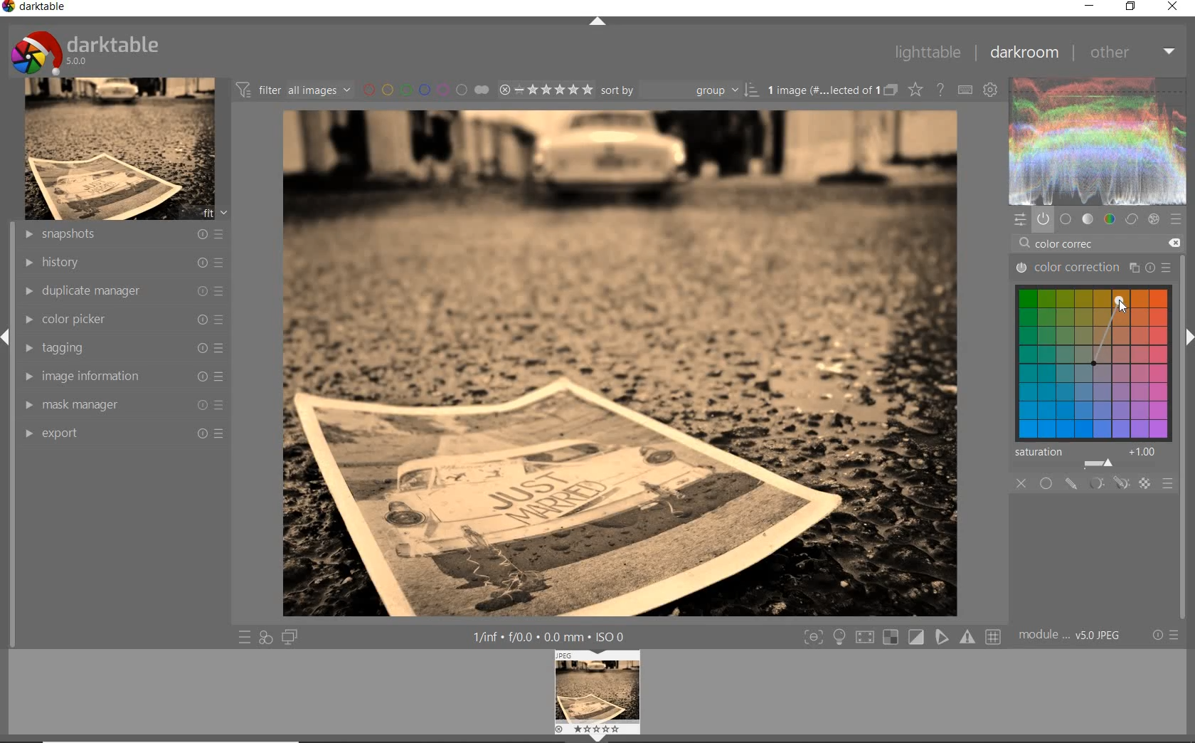 Image resolution: width=1195 pixels, height=743 pixels. Describe the element at coordinates (597, 23) in the screenshot. I see `expand/collapse` at that location.